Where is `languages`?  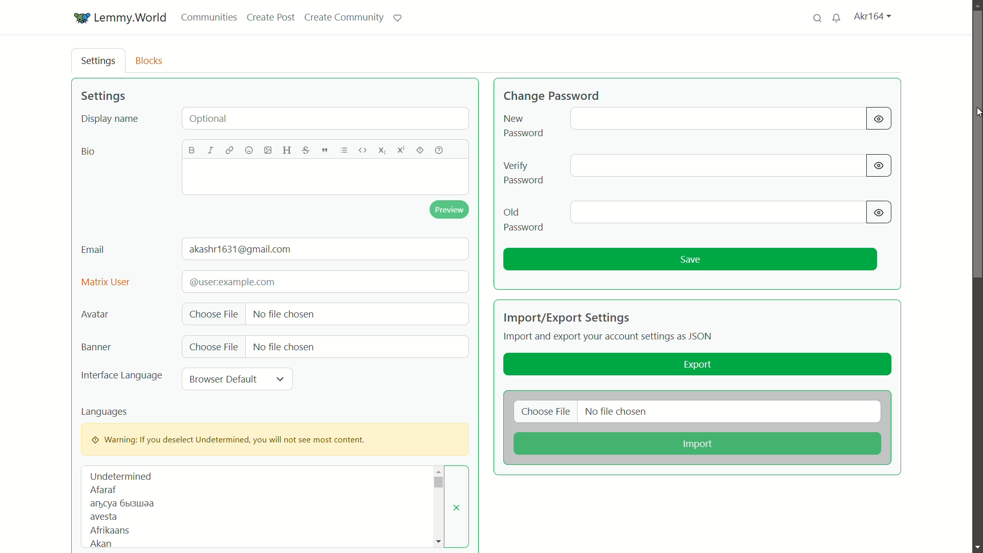 languages is located at coordinates (105, 412).